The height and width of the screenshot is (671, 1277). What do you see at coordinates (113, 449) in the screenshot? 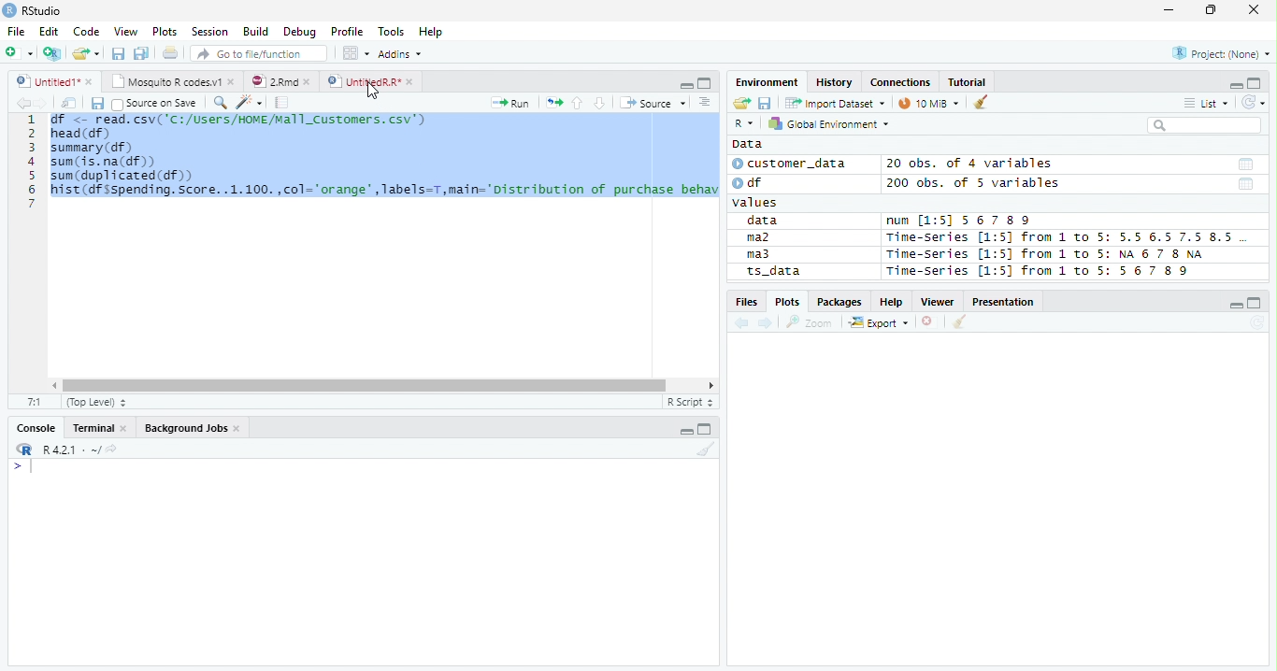
I see `View Current work directory` at bounding box center [113, 449].